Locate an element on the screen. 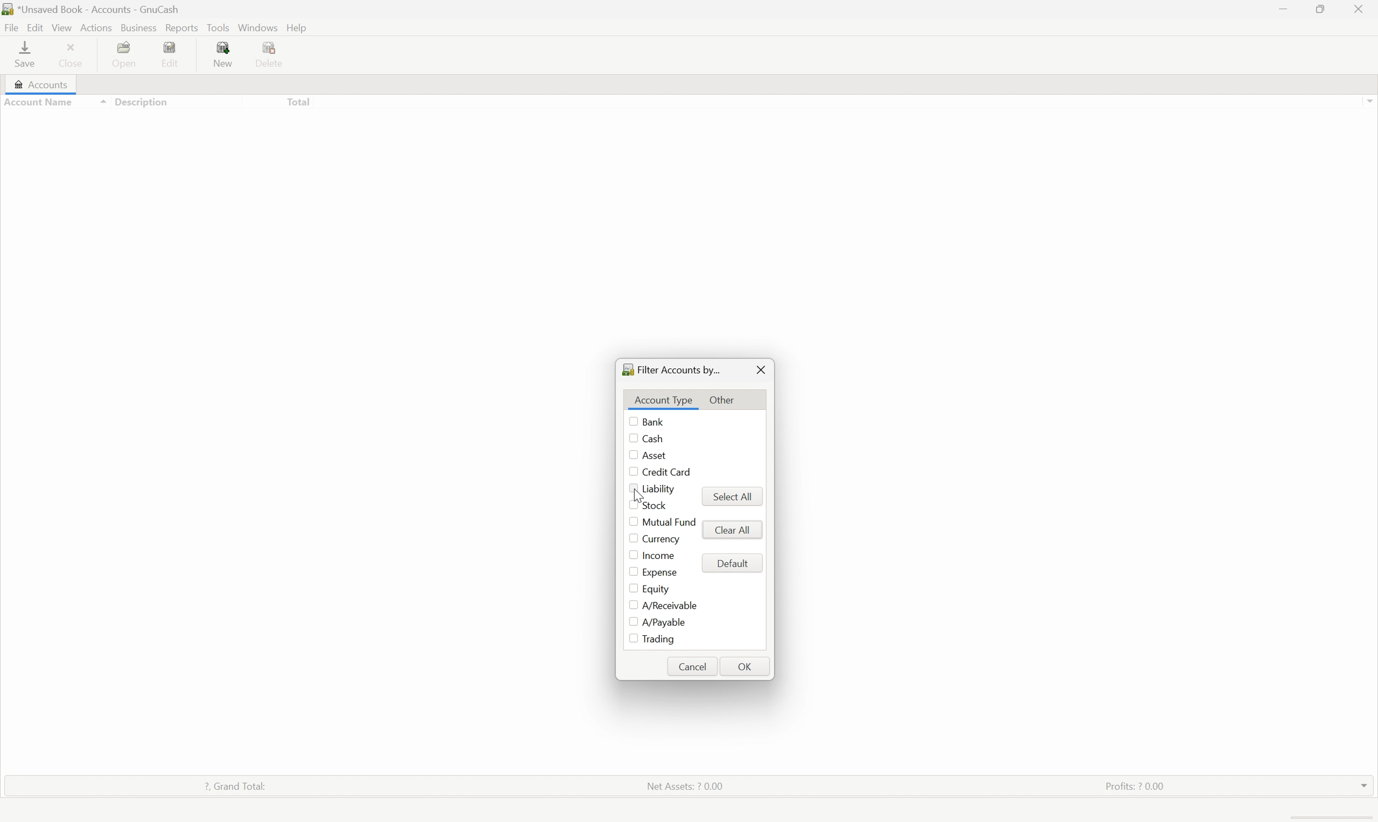  Description is located at coordinates (137, 101).